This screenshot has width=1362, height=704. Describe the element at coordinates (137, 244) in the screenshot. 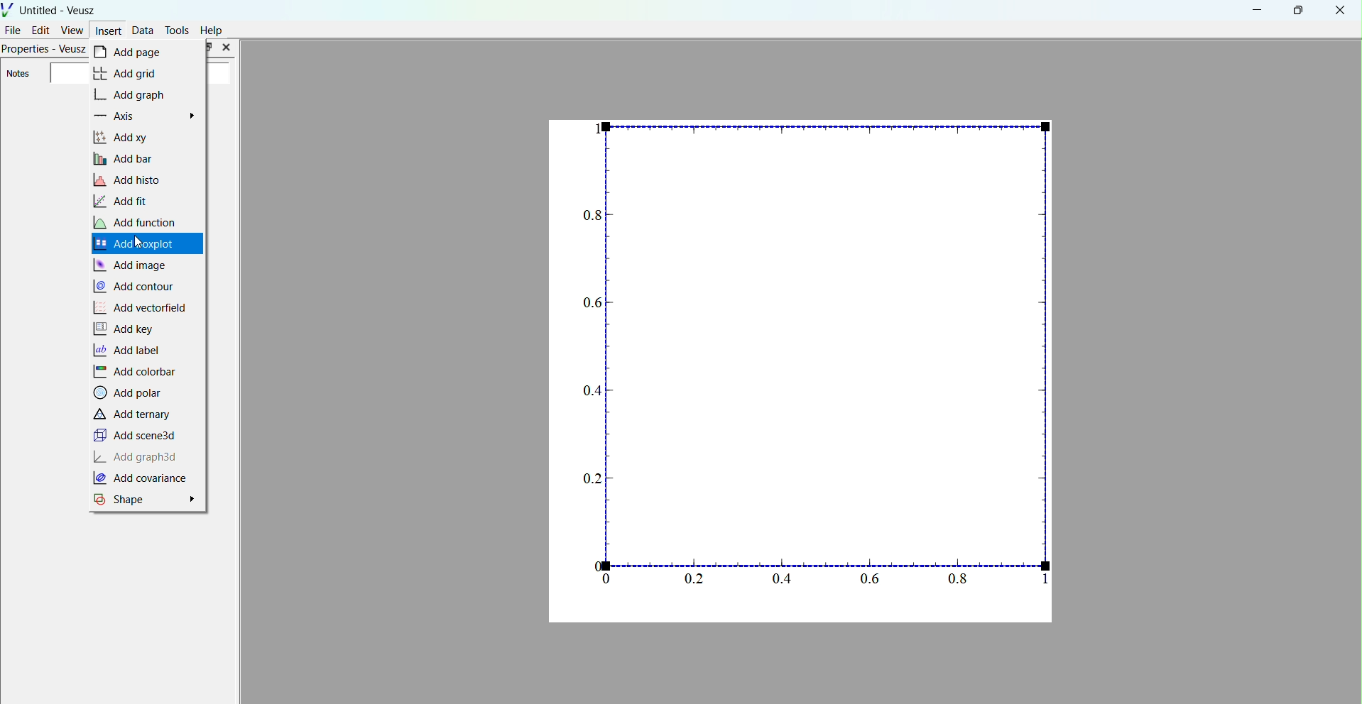

I see `Add Roxplot` at that location.